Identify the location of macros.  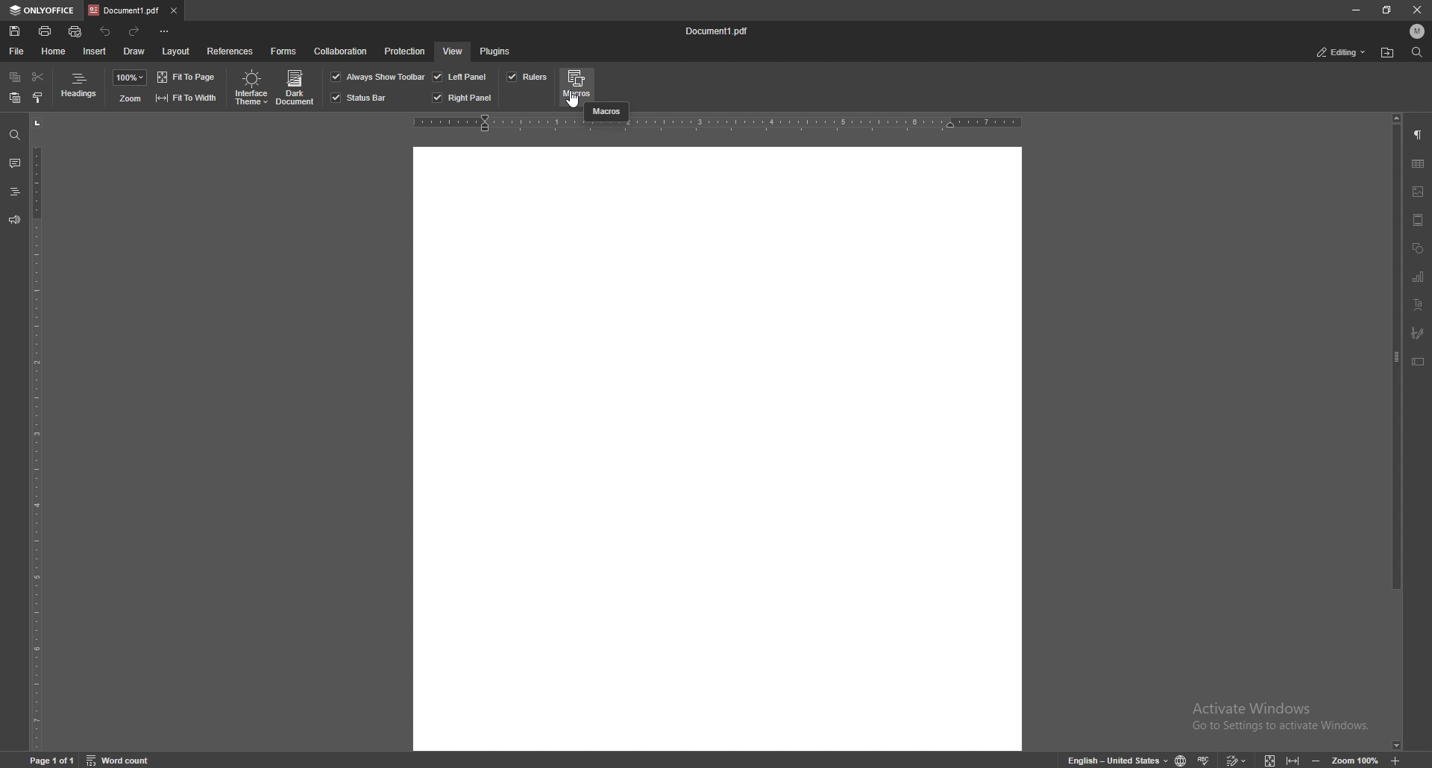
(607, 112).